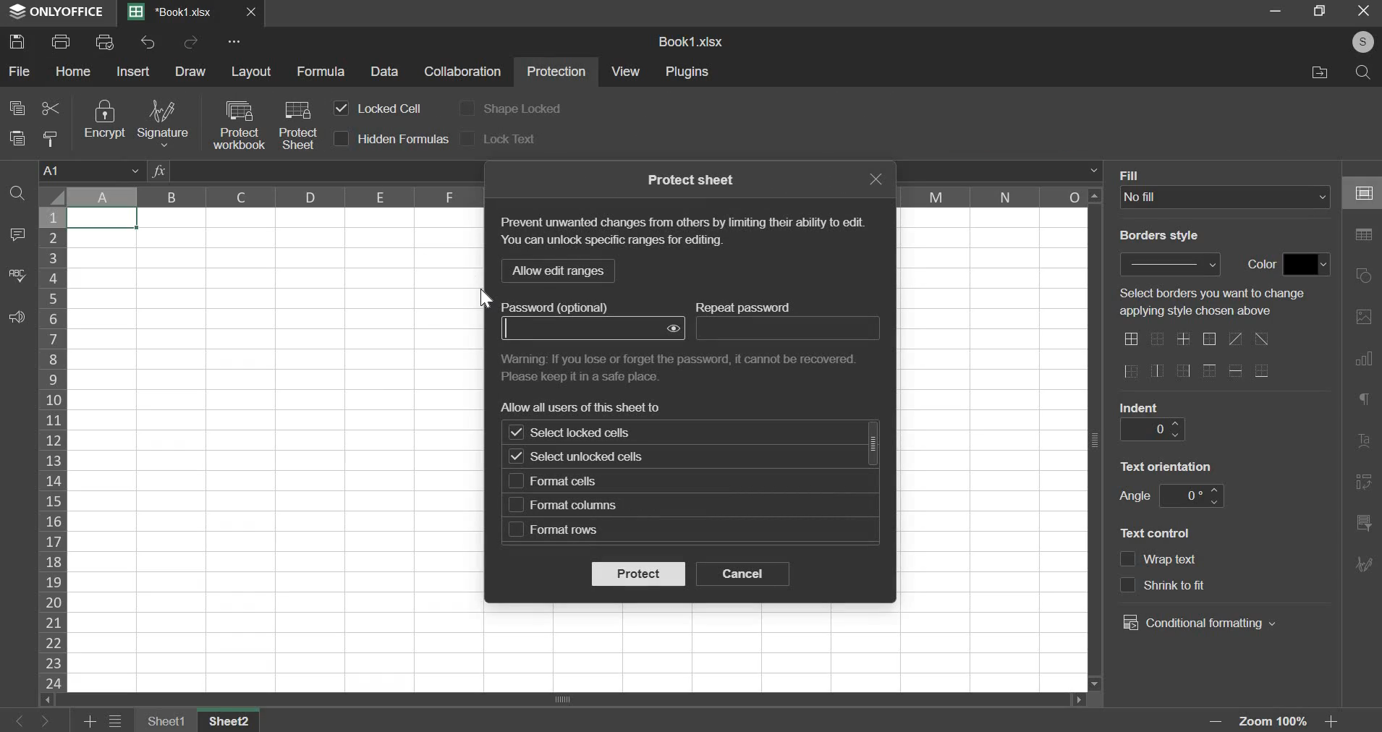 This screenshot has height=732, width=1382. I want to click on feedback, so click(16, 318).